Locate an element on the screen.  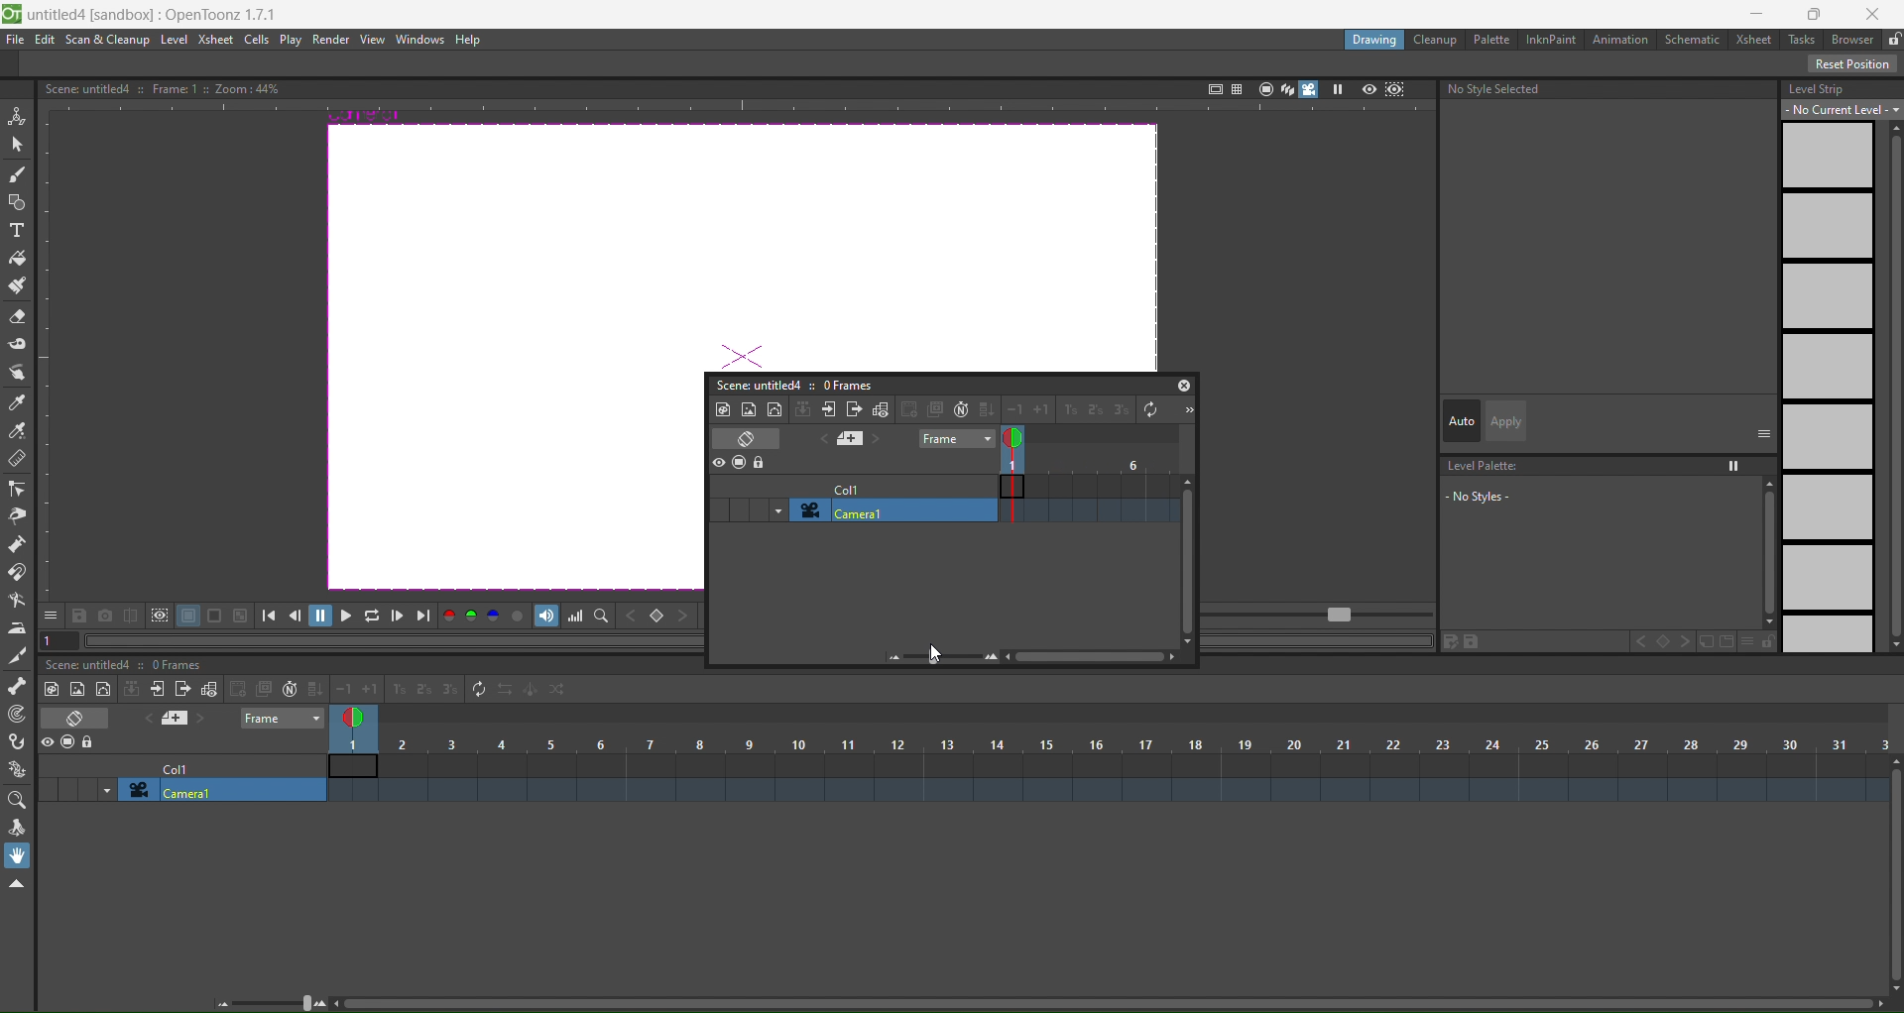
 is located at coordinates (985, 411).